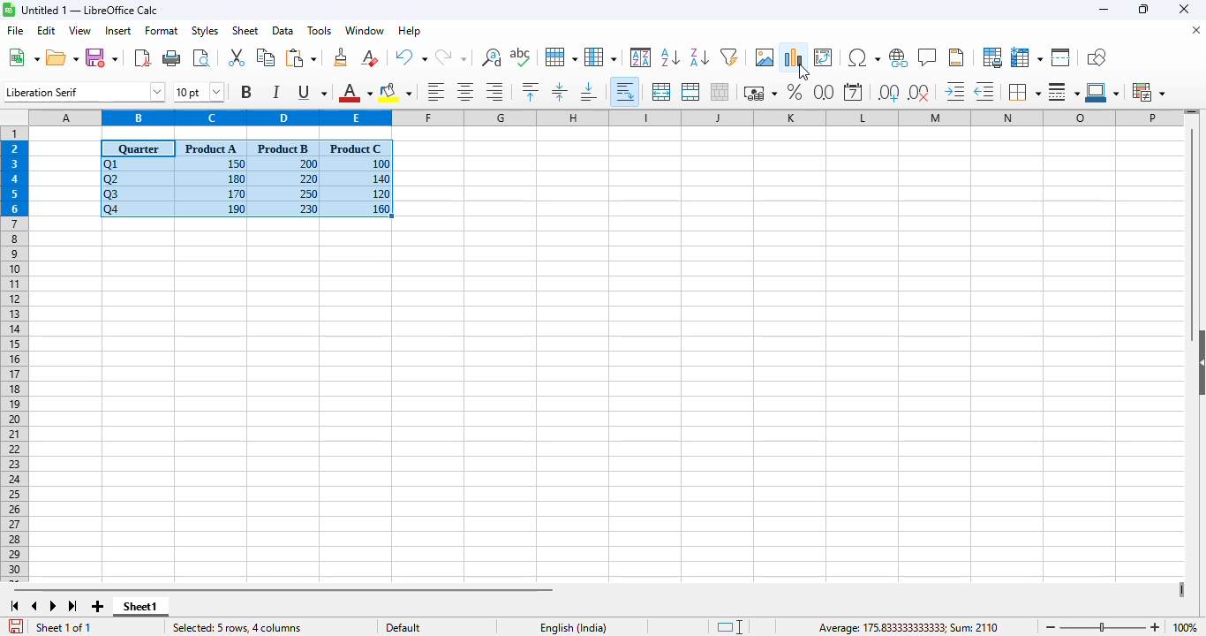  I want to click on scroll to previous sheet, so click(34, 606).